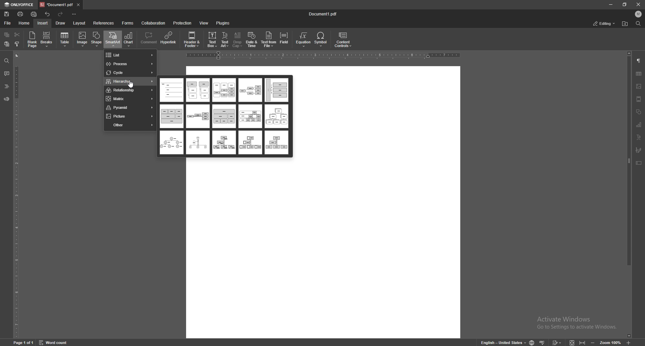 This screenshot has height=346, width=645. Describe the element at coordinates (54, 342) in the screenshot. I see `word count` at that location.